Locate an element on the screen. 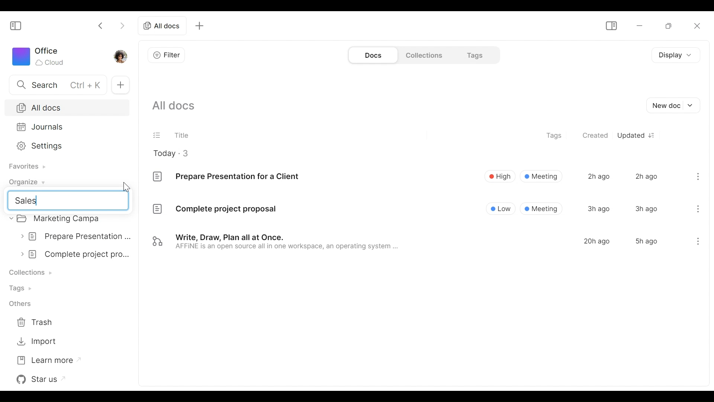 The width and height of the screenshot is (714, 402). Profile photo is located at coordinates (123, 56).